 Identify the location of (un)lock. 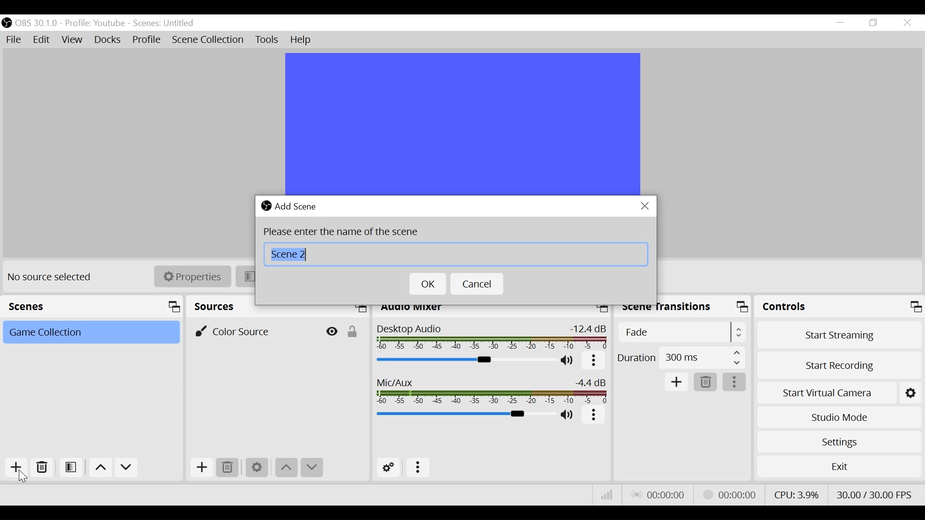
(355, 331).